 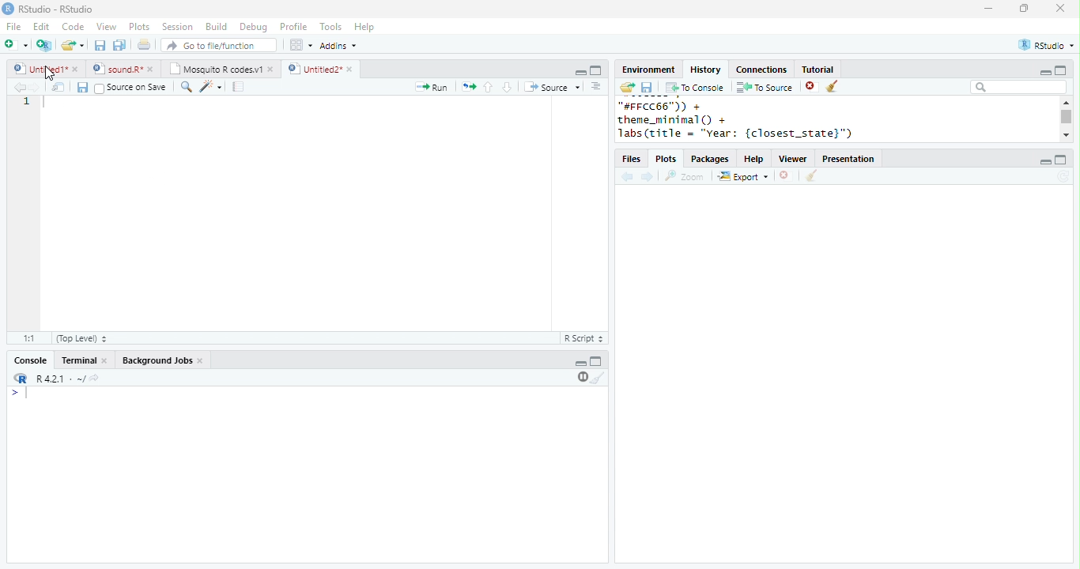 What do you see at coordinates (598, 378) in the screenshot?
I see `clear` at bounding box center [598, 378].